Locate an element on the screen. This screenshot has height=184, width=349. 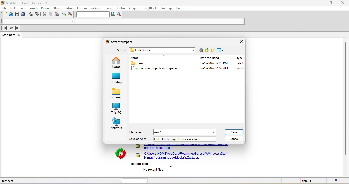
Date modified is located at coordinates (212, 58).